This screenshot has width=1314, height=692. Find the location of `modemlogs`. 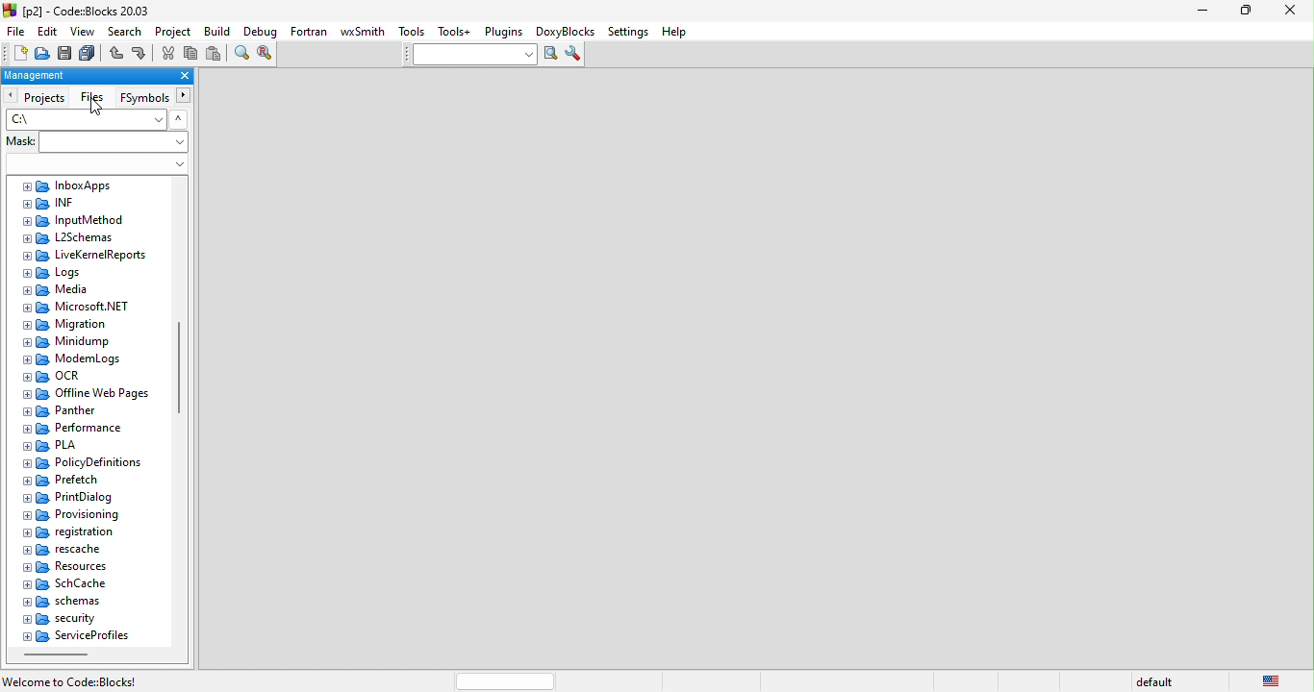

modemlogs is located at coordinates (89, 358).